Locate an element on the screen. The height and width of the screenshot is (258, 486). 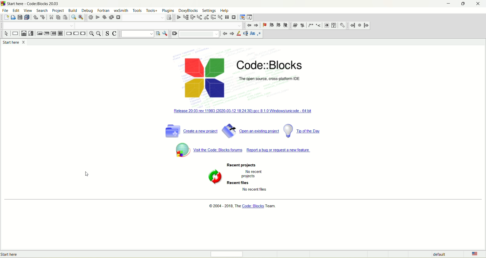
entry condition loop is located at coordinates (40, 34).